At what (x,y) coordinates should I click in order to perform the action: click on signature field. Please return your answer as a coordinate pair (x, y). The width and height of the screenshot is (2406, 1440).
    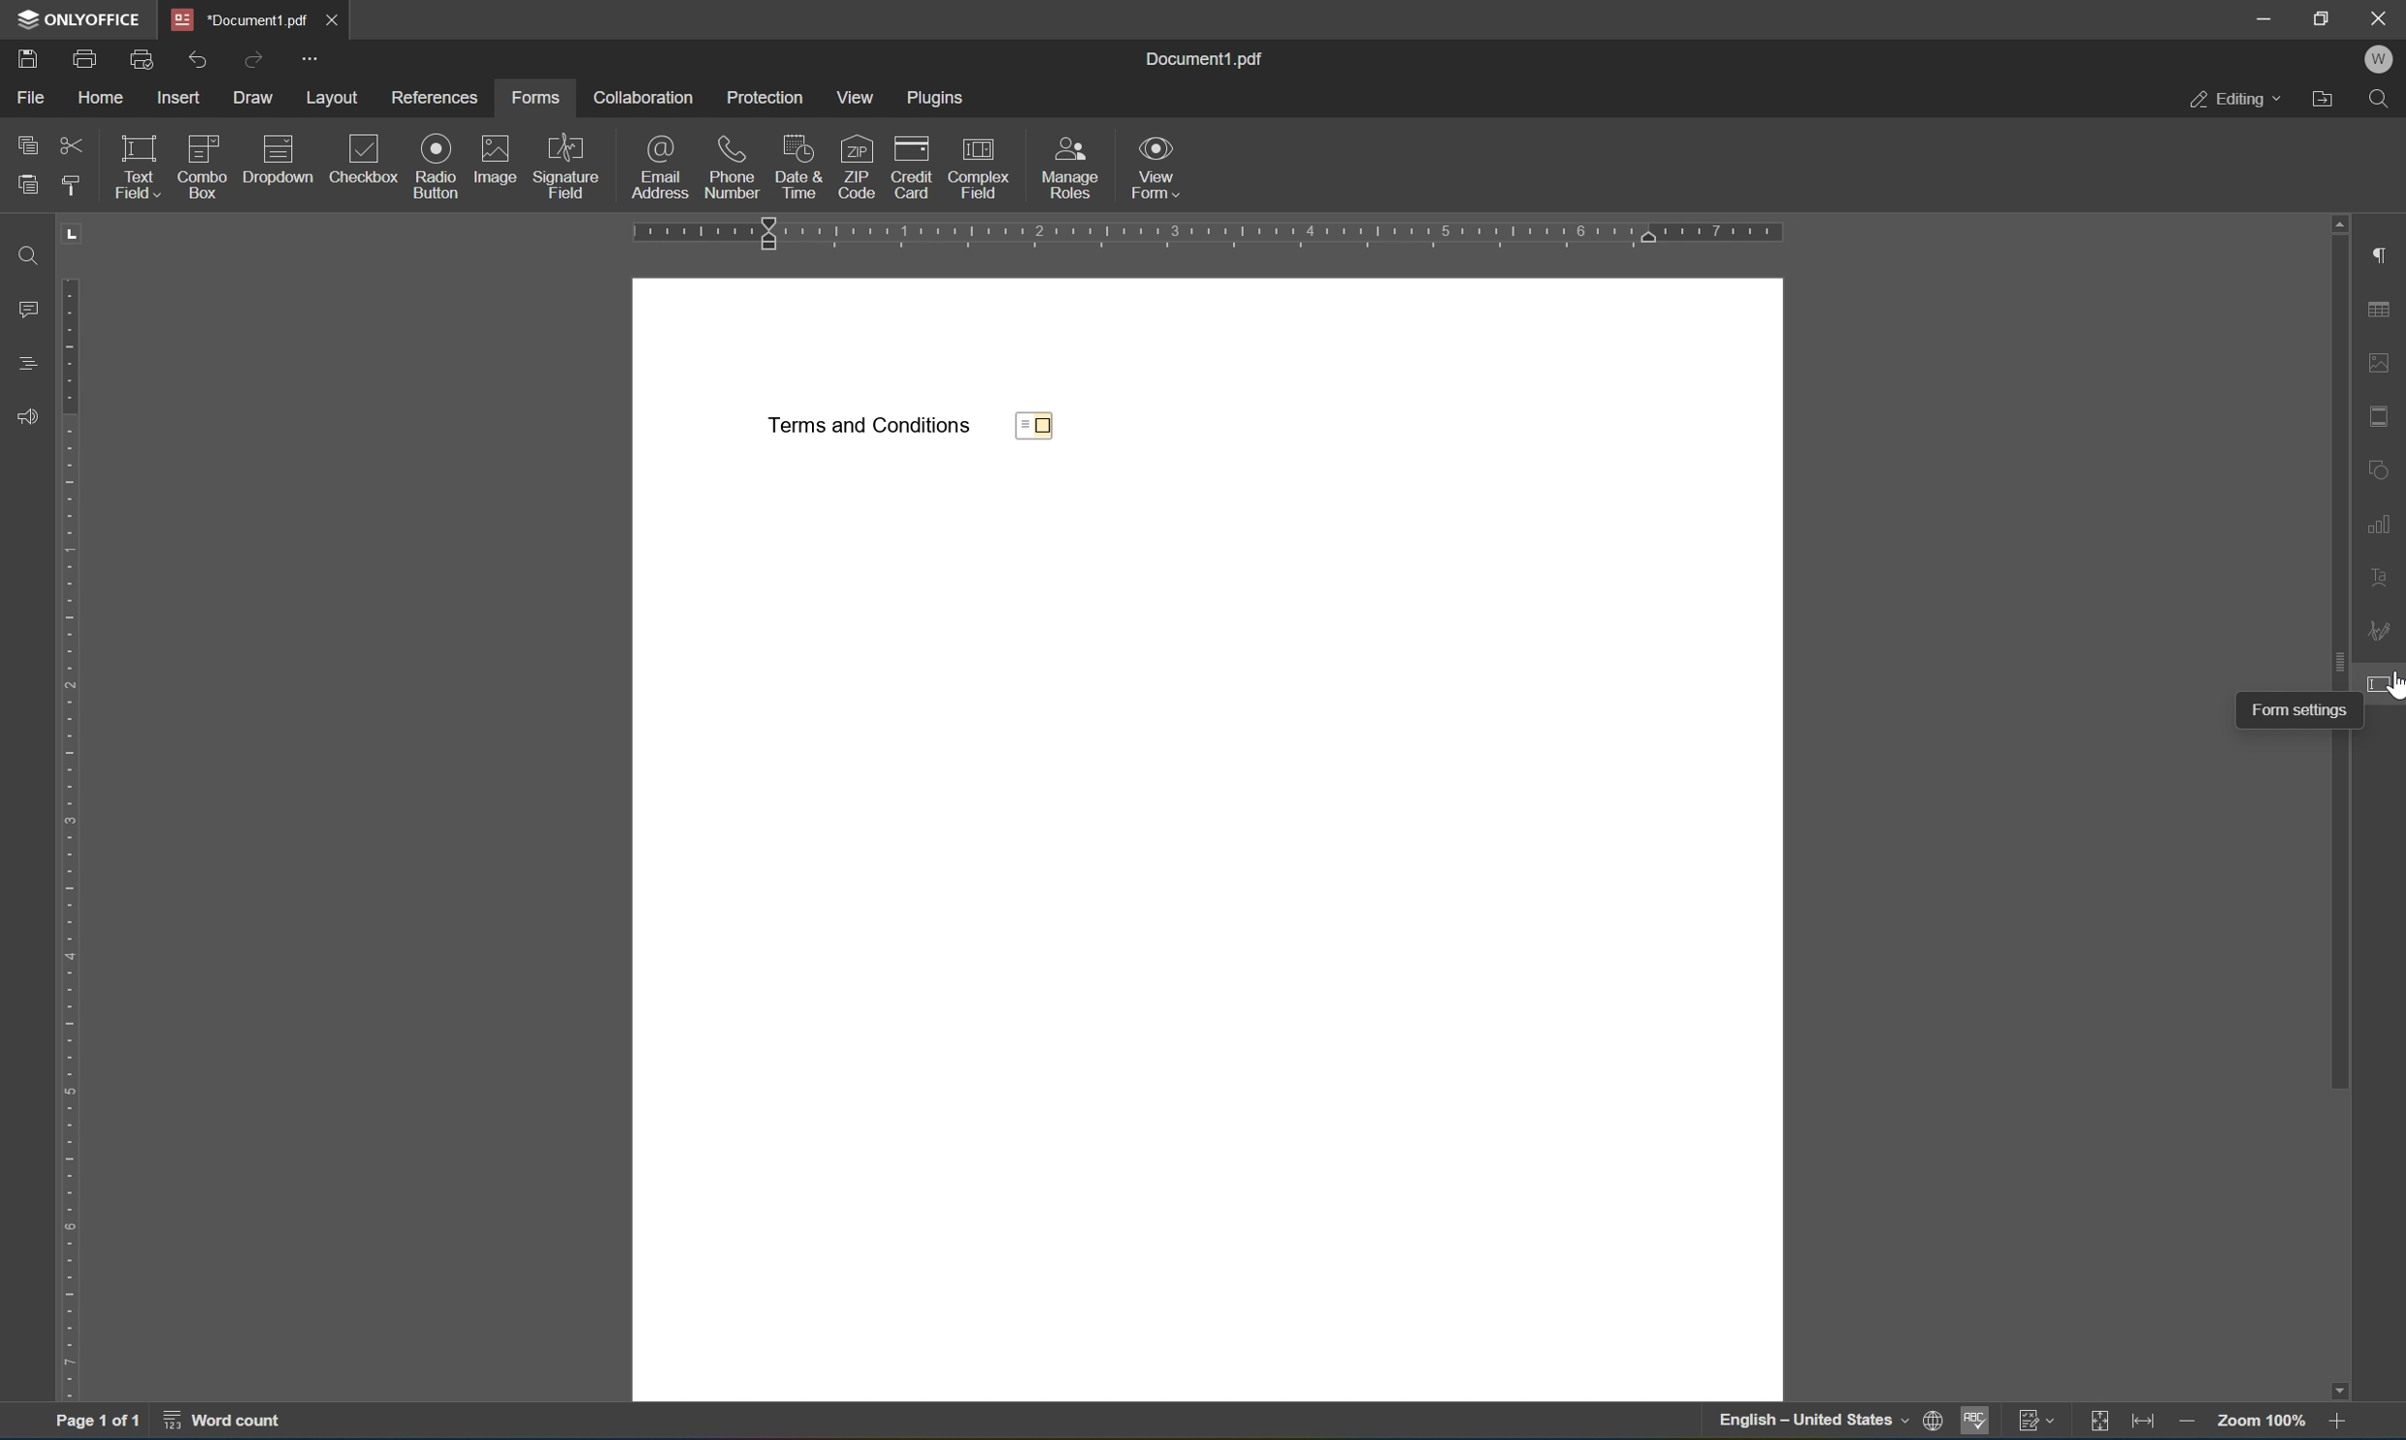
    Looking at the image, I should click on (566, 165).